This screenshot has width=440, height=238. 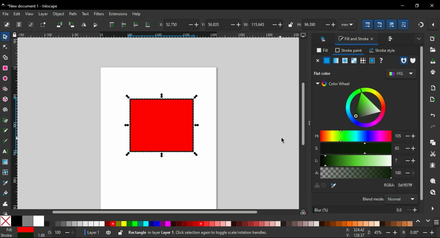 What do you see at coordinates (403, 232) in the screenshot?
I see `rotation` at bounding box center [403, 232].